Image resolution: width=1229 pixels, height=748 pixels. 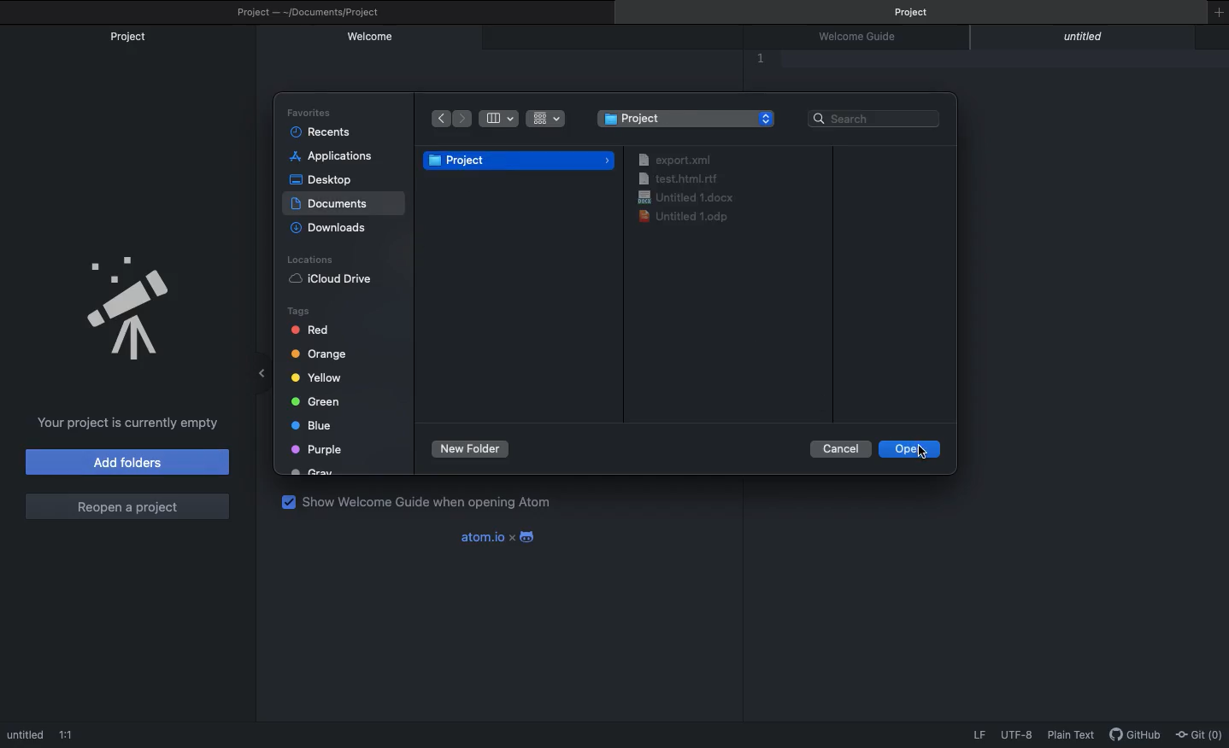 I want to click on Project, so click(x=456, y=162).